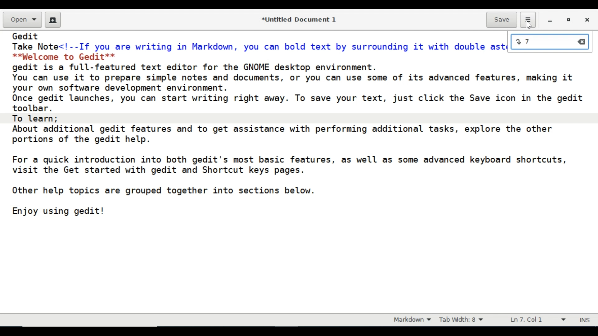 The image size is (598, 336). Describe the element at coordinates (301, 103) in the screenshot. I see `Once gedit launches, you can start writing right away. To save your text, just click the Save icon in the gedit toolbar.` at that location.